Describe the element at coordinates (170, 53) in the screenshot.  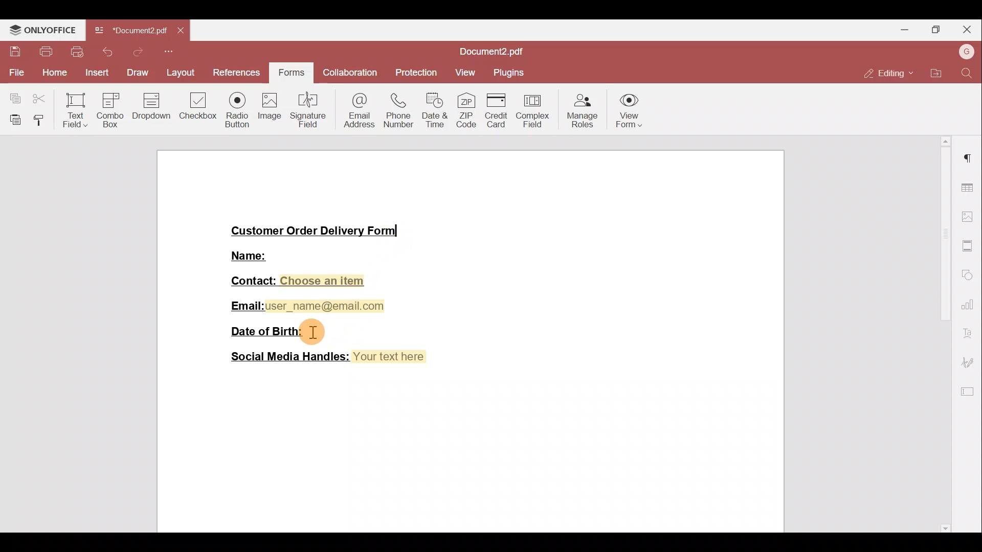
I see `More` at that location.